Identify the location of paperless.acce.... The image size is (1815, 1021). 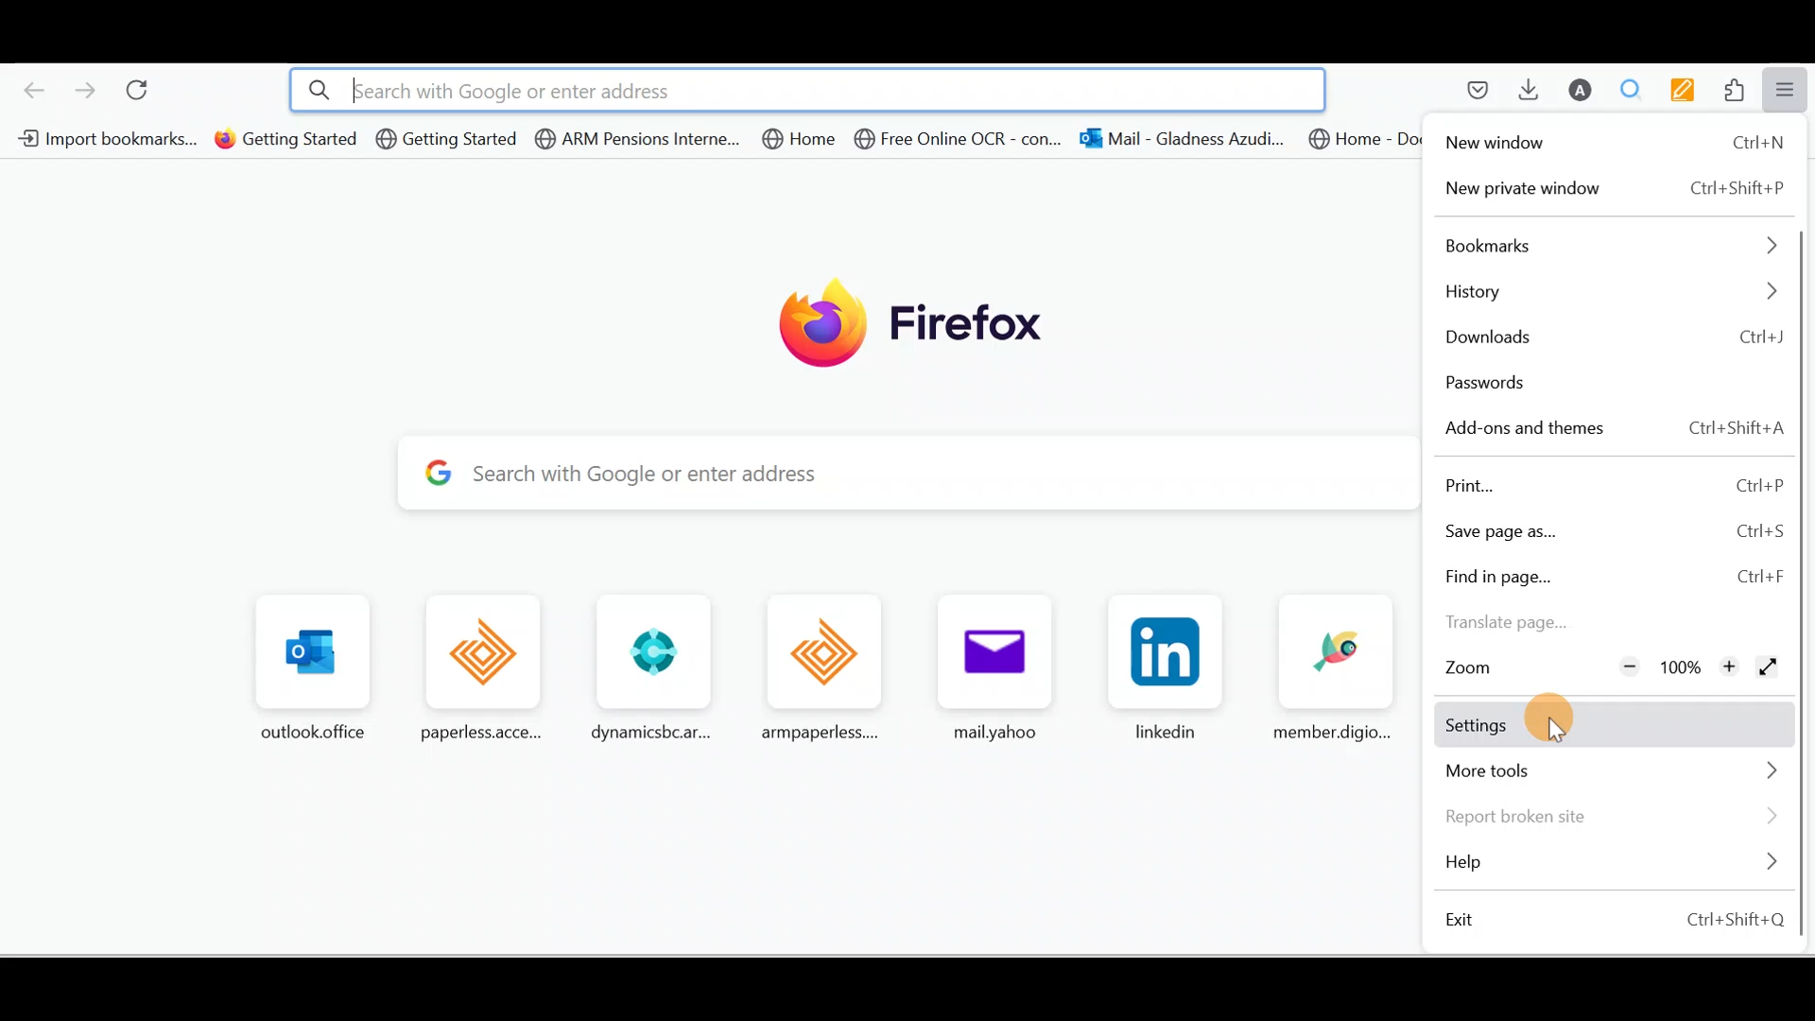
(473, 668).